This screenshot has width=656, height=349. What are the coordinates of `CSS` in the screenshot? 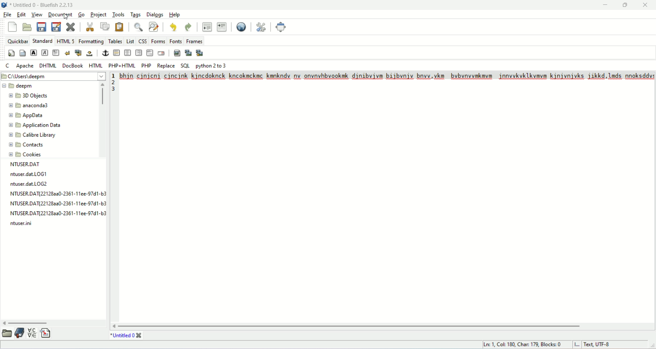 It's located at (143, 40).